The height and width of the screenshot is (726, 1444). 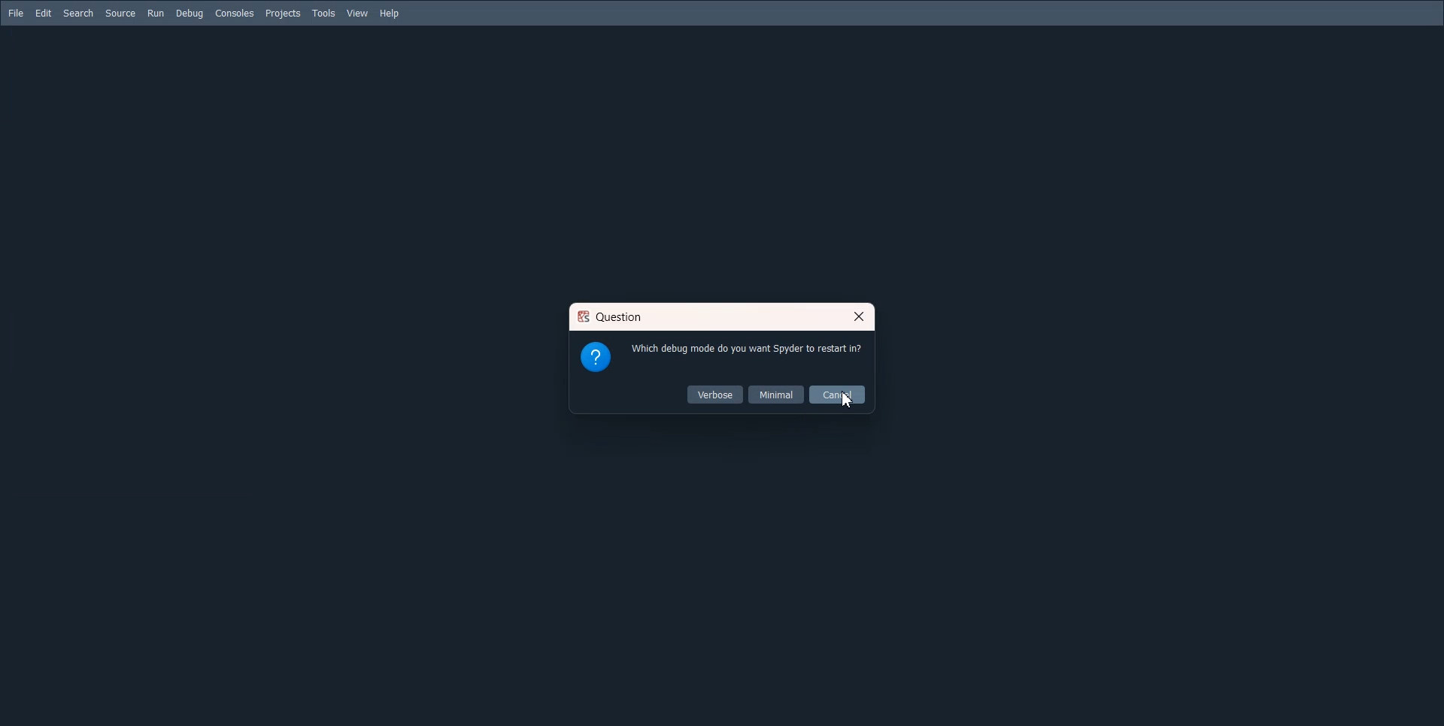 I want to click on Question, so click(x=623, y=317).